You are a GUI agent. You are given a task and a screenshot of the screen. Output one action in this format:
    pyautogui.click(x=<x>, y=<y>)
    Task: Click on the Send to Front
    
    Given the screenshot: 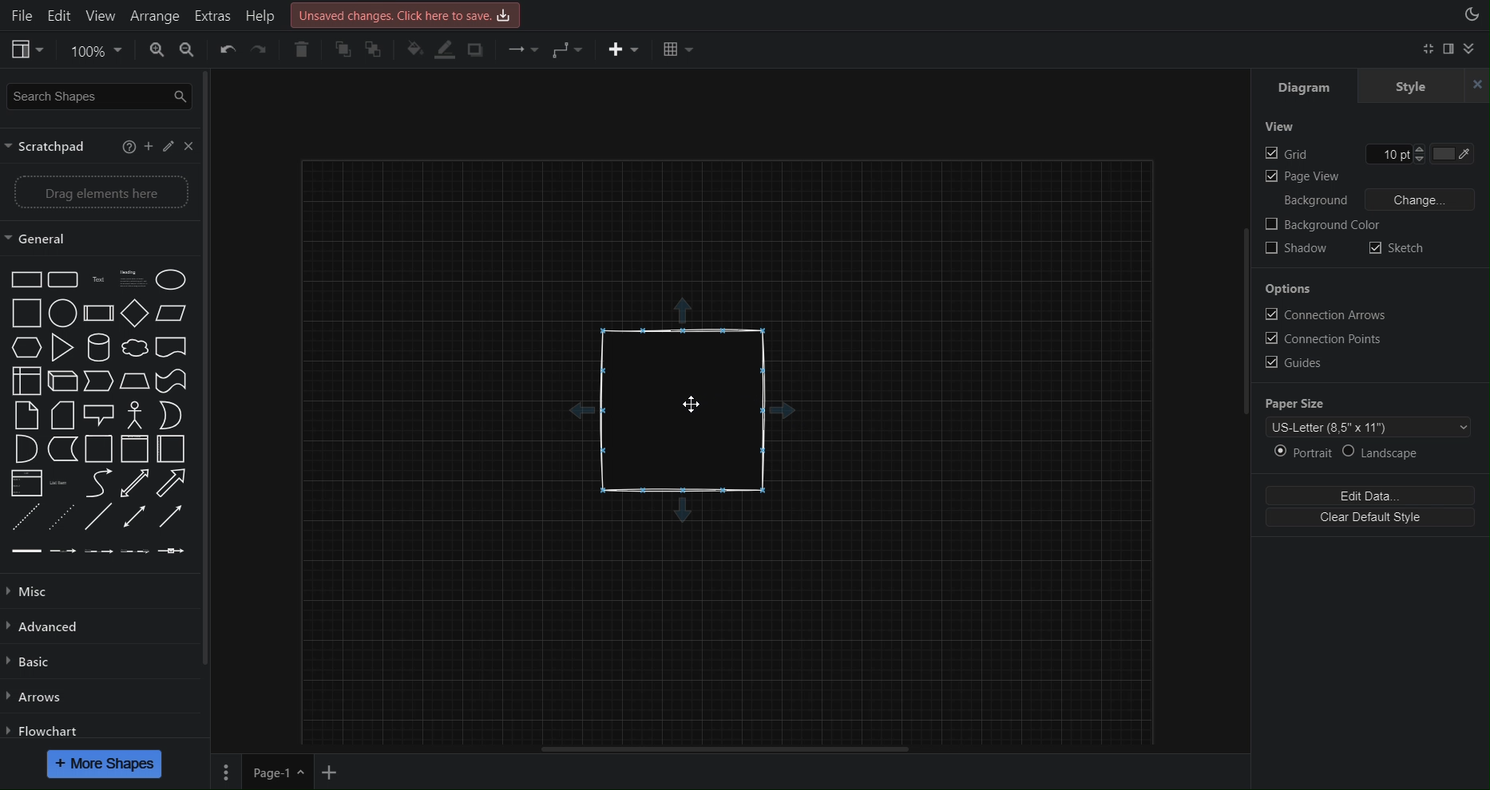 What is the action you would take?
    pyautogui.click(x=343, y=51)
    